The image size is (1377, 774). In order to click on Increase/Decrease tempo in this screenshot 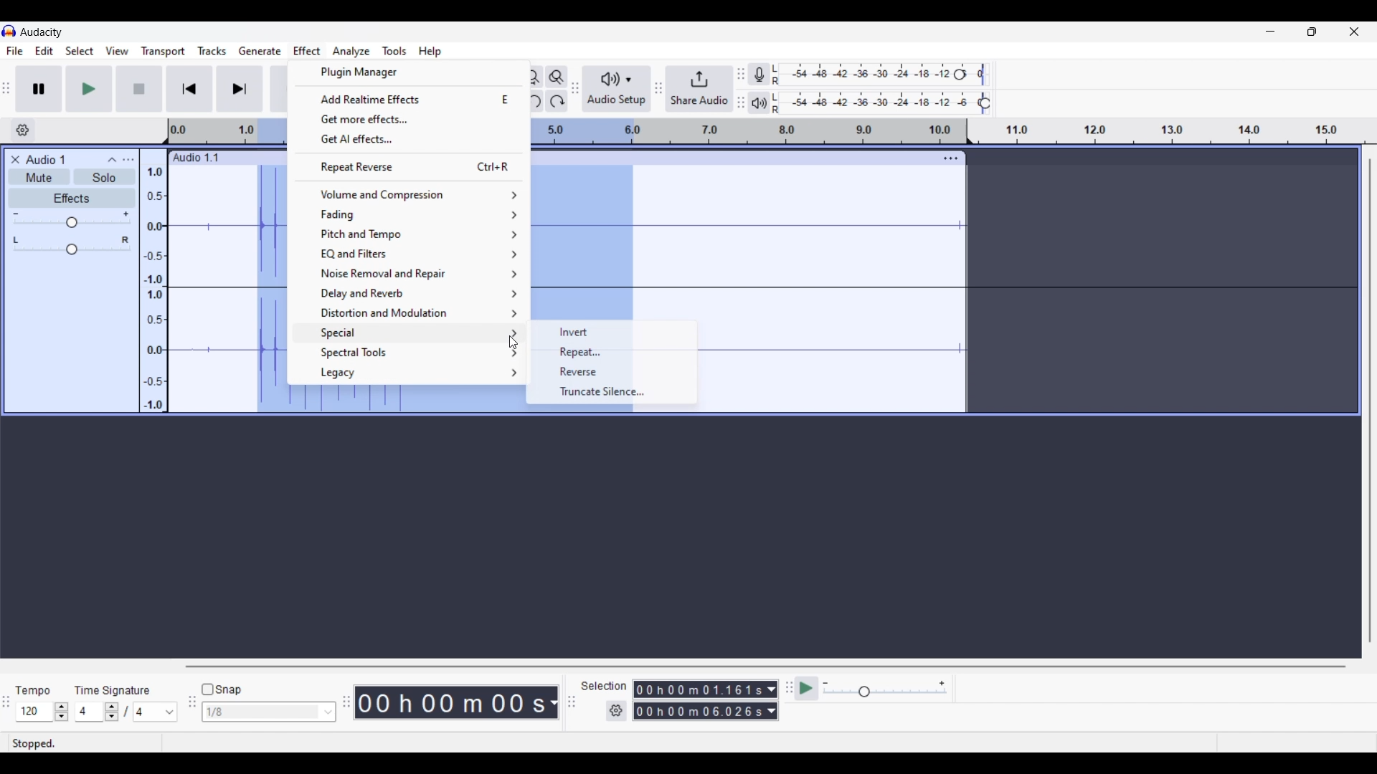, I will do `click(61, 712)`.